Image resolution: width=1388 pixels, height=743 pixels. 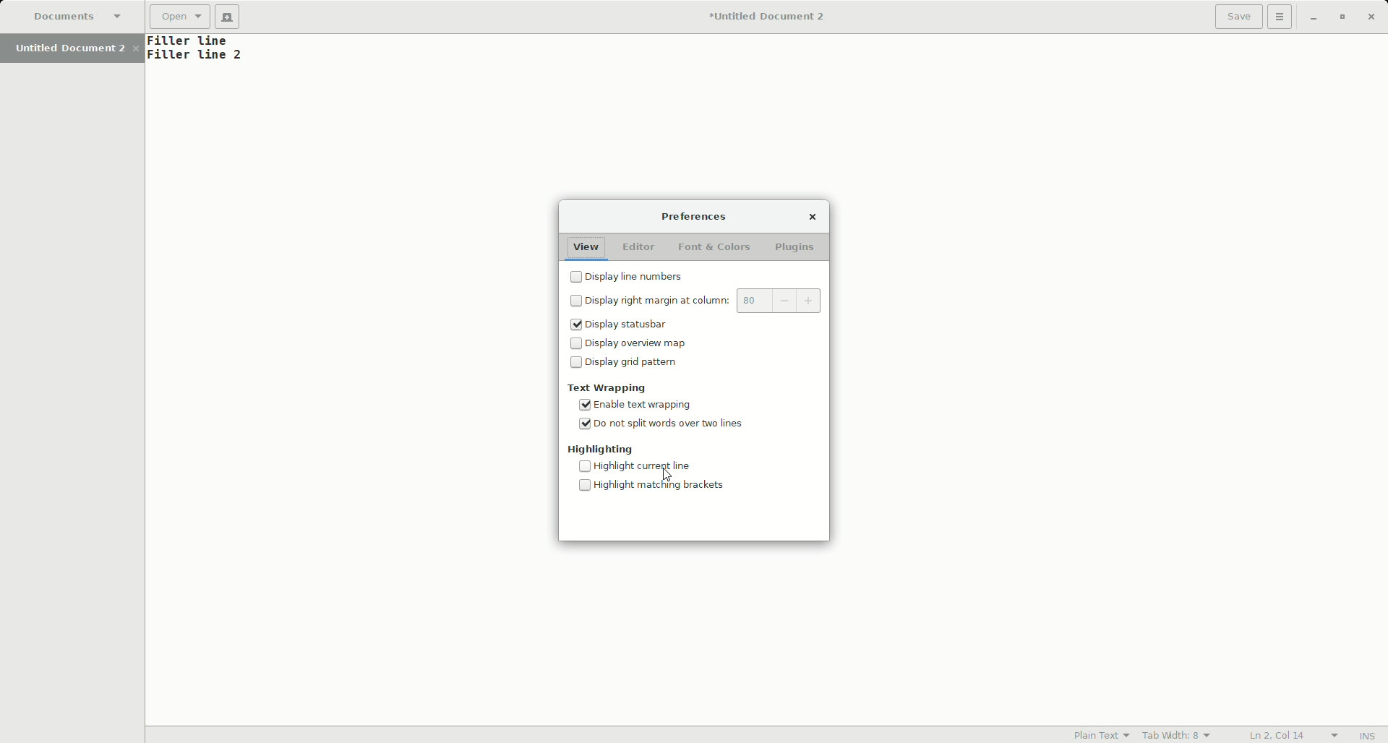 I want to click on Restore, so click(x=1340, y=17).